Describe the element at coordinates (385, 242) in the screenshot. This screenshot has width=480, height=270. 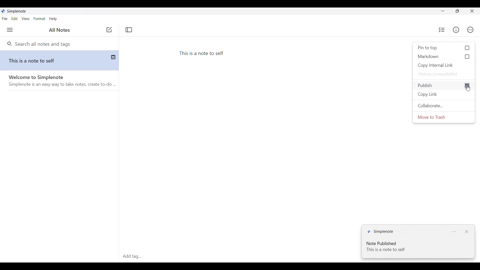
I see `Note Published` at that location.